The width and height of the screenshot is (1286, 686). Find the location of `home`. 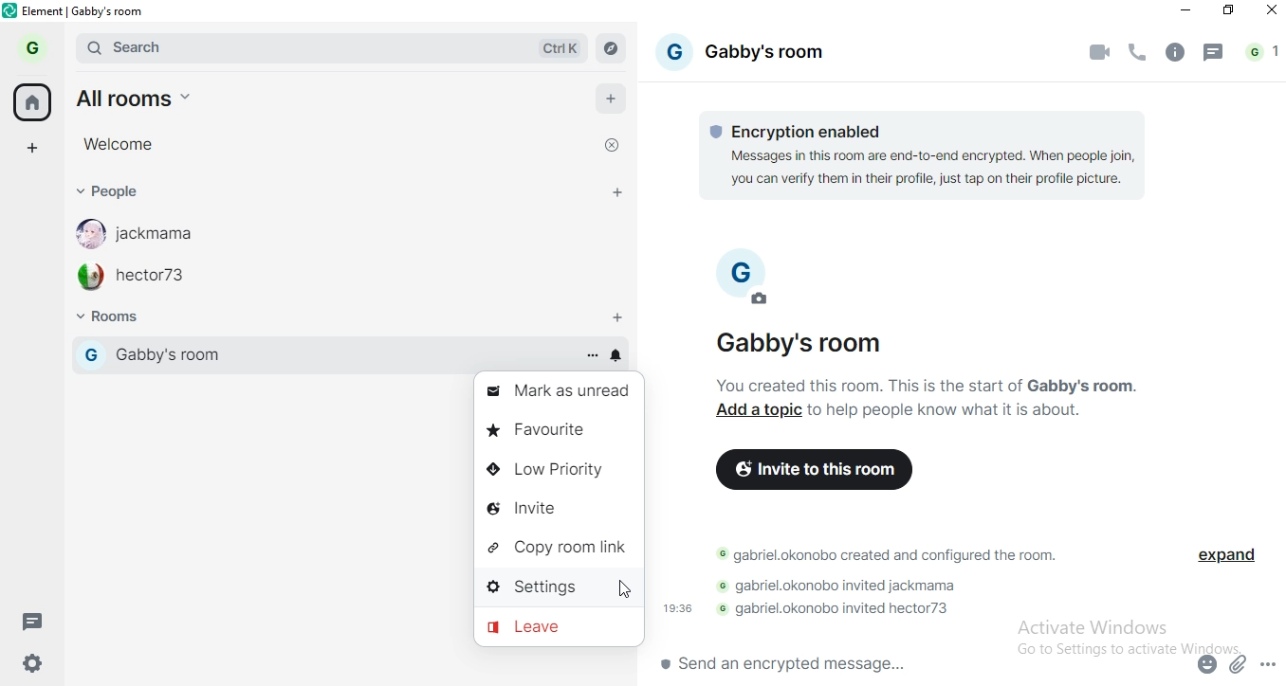

home is located at coordinates (33, 101).